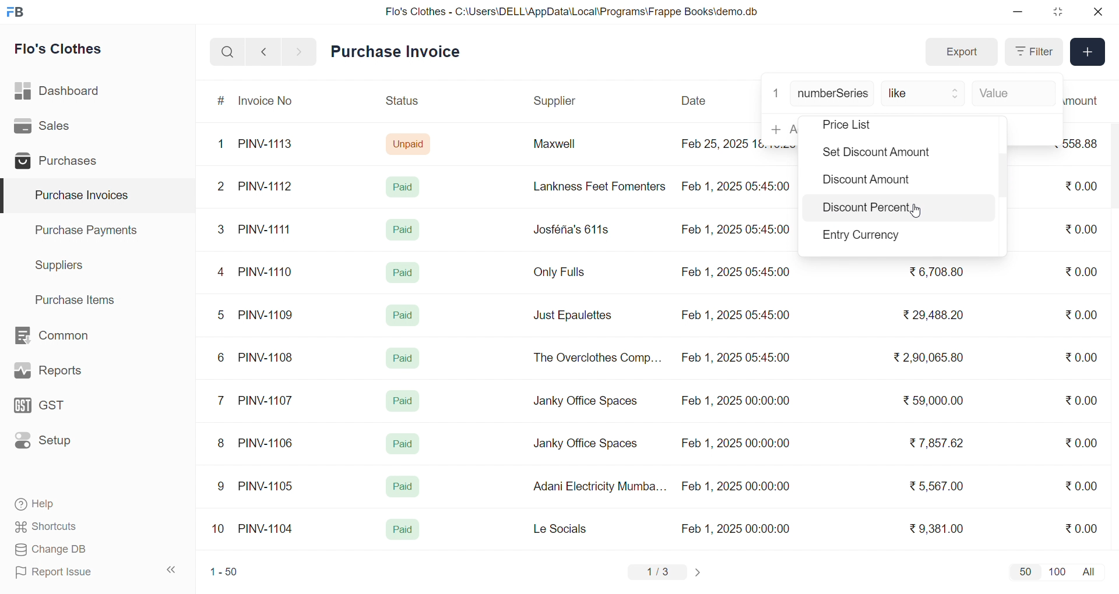 The height and width of the screenshot is (594, 1119). Describe the element at coordinates (1004, 178) in the screenshot. I see `vertical scroll bar` at that location.